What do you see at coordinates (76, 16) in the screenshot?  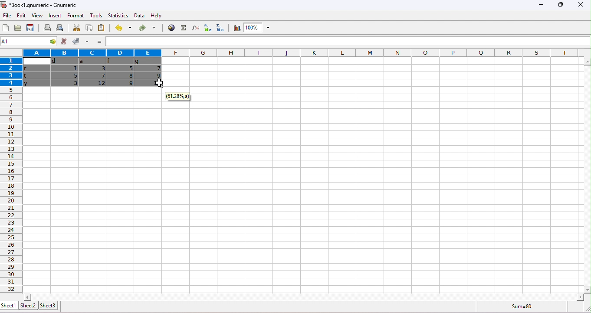 I see `format` at bounding box center [76, 16].